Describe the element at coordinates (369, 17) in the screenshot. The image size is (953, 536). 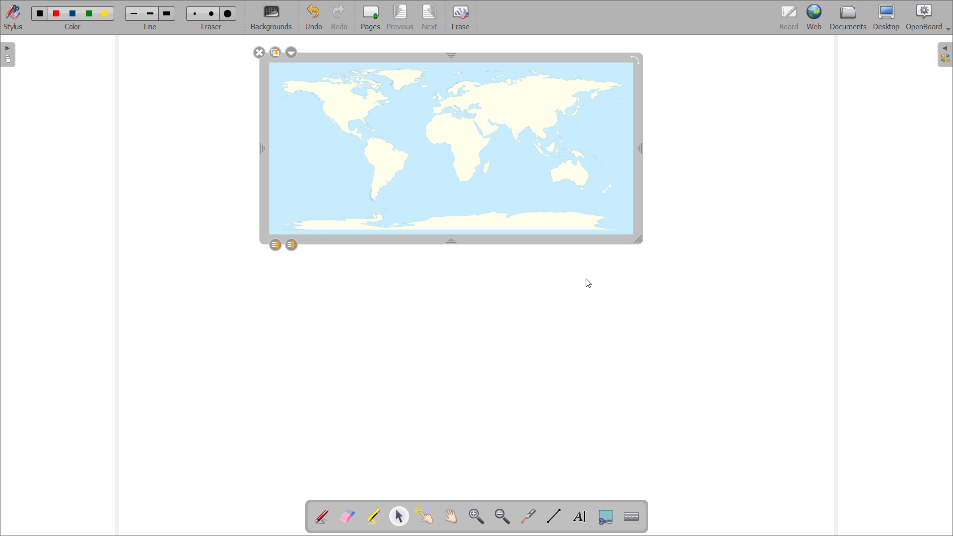
I see `add pages` at that location.